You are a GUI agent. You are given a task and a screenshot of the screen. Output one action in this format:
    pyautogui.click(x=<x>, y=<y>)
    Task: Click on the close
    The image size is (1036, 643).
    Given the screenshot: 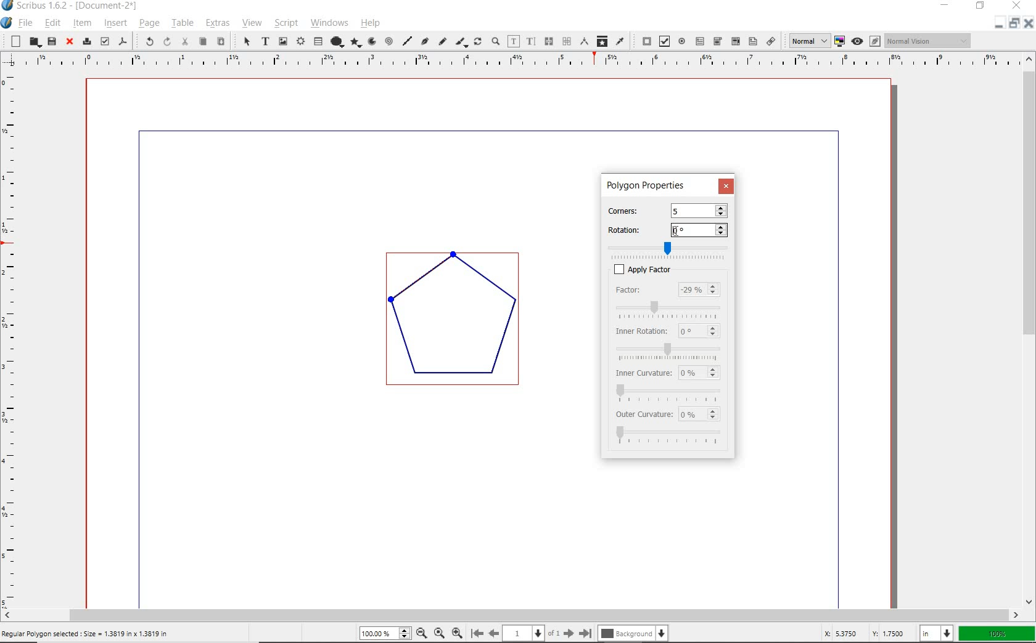 What is the action you would take?
    pyautogui.click(x=69, y=42)
    